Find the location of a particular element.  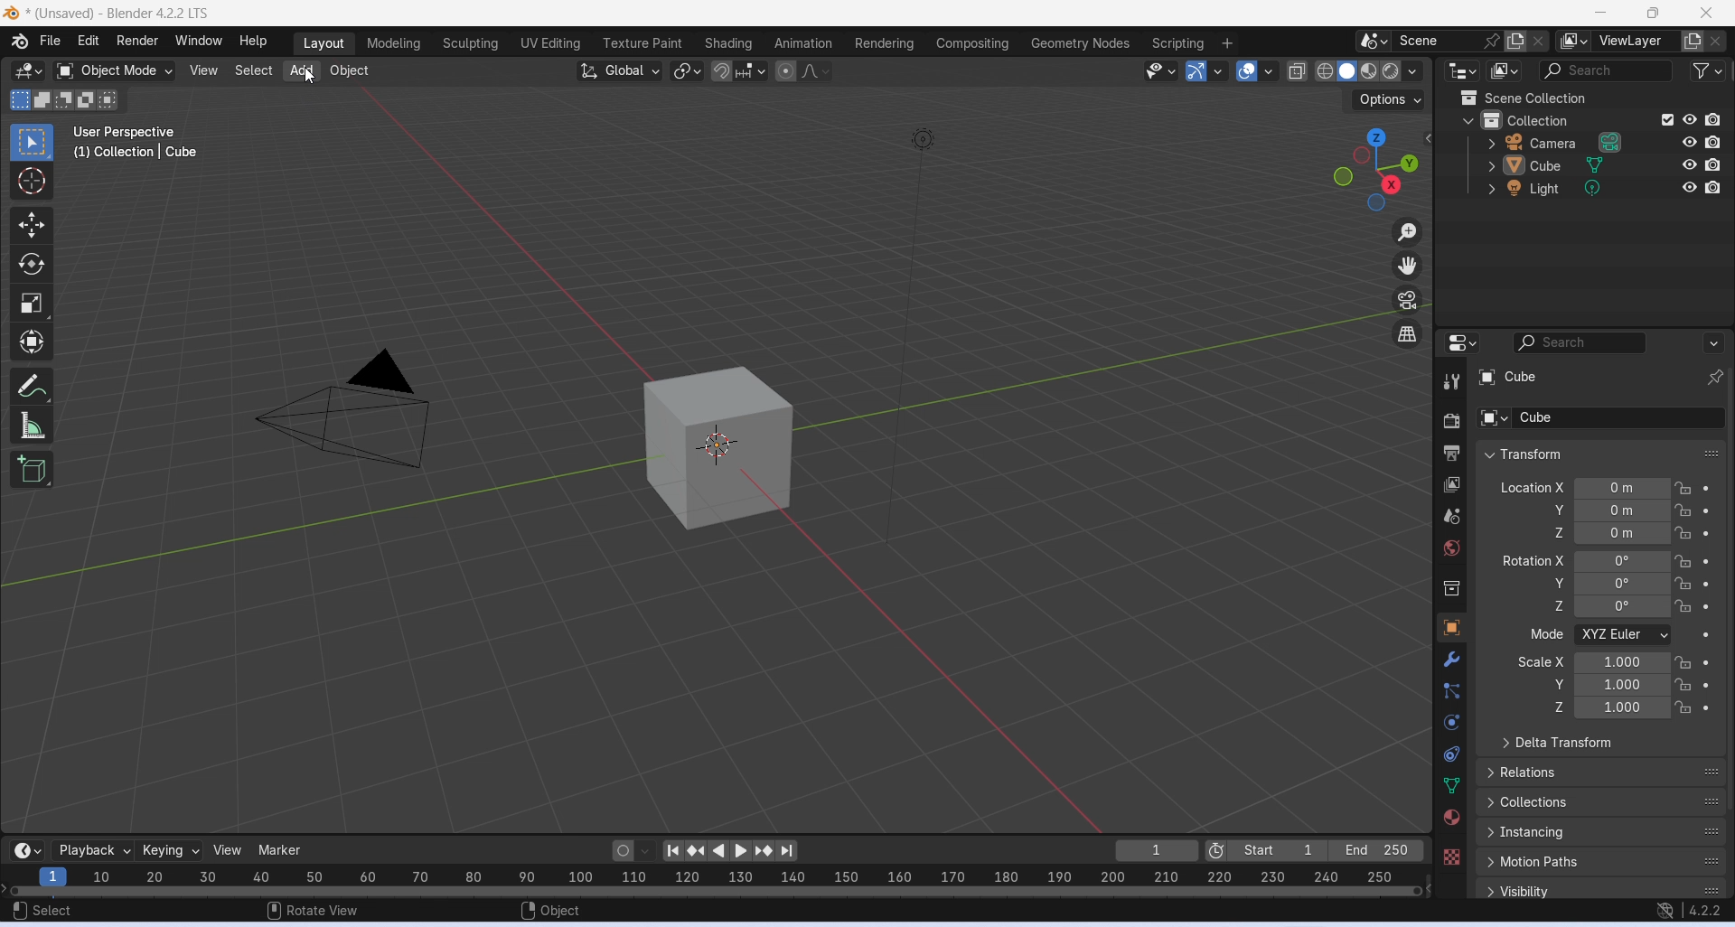

light layer is located at coordinates (1572, 189).